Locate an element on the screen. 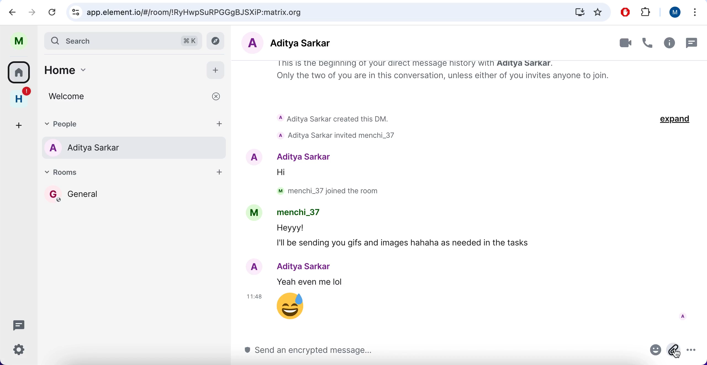 The width and height of the screenshot is (707, 365). add is located at coordinates (218, 174).